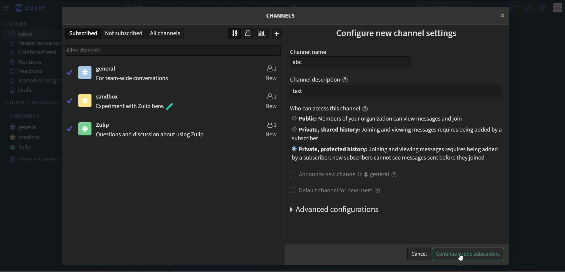 This screenshot has width=565, height=272. What do you see at coordinates (271, 96) in the screenshot?
I see `users` at bounding box center [271, 96].